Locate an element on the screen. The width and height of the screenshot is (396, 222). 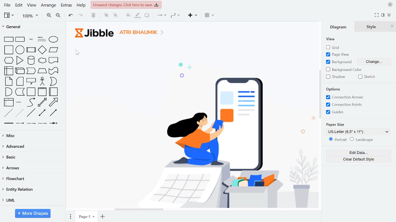
entity relation is located at coordinates (32, 190).